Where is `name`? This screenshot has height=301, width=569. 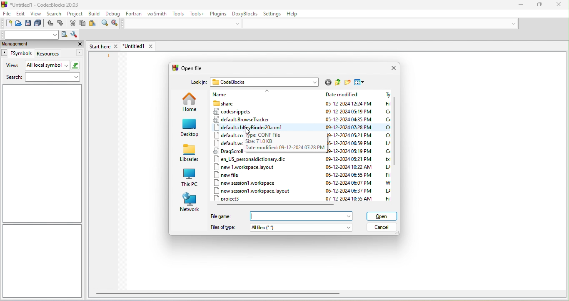 name is located at coordinates (241, 94).